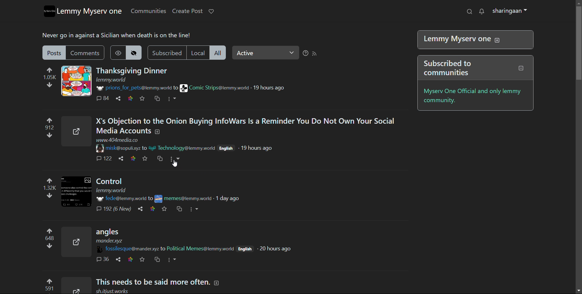 Image resolution: width=582 pixels, height=294 pixels. What do you see at coordinates (196, 210) in the screenshot?
I see `More` at bounding box center [196, 210].